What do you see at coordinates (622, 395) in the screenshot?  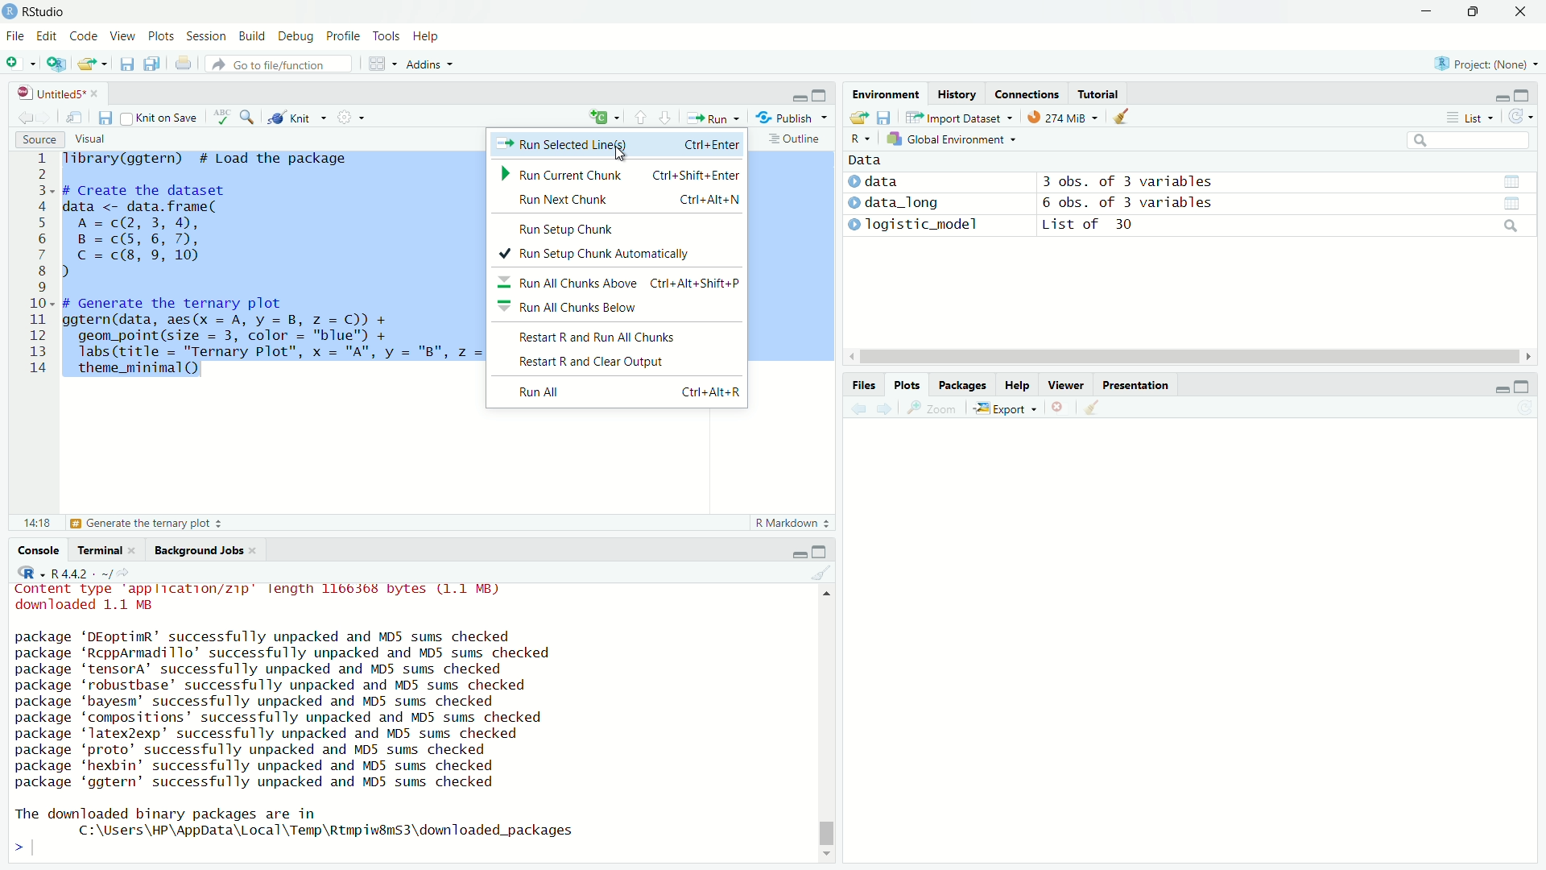 I see `Run All Ctri+Alt+R` at bounding box center [622, 395].